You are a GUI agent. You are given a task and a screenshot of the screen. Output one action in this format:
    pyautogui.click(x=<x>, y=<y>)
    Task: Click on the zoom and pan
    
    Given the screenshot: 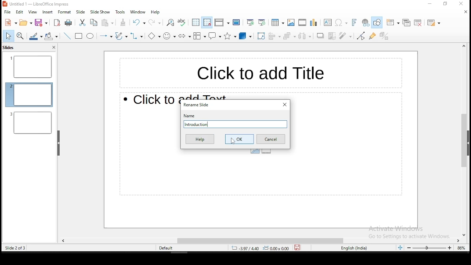 What is the action you would take?
    pyautogui.click(x=20, y=36)
    